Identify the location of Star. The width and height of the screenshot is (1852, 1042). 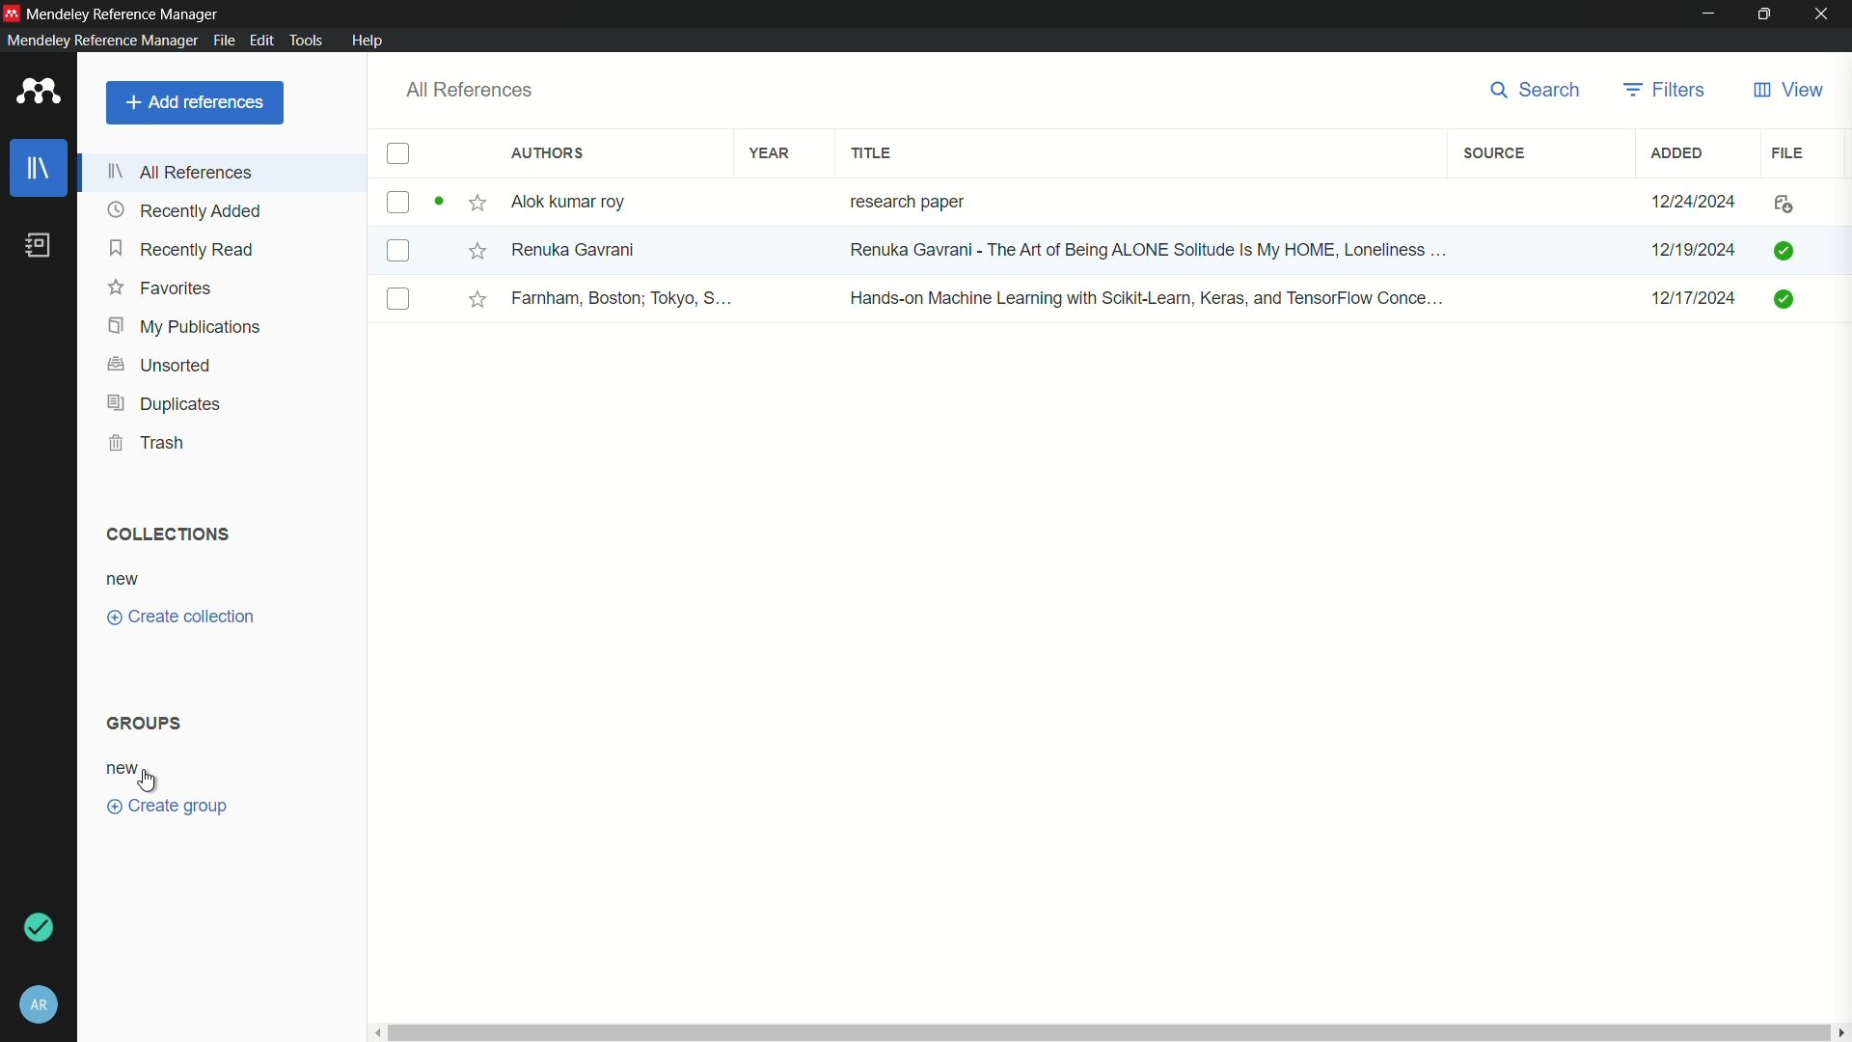
(478, 299).